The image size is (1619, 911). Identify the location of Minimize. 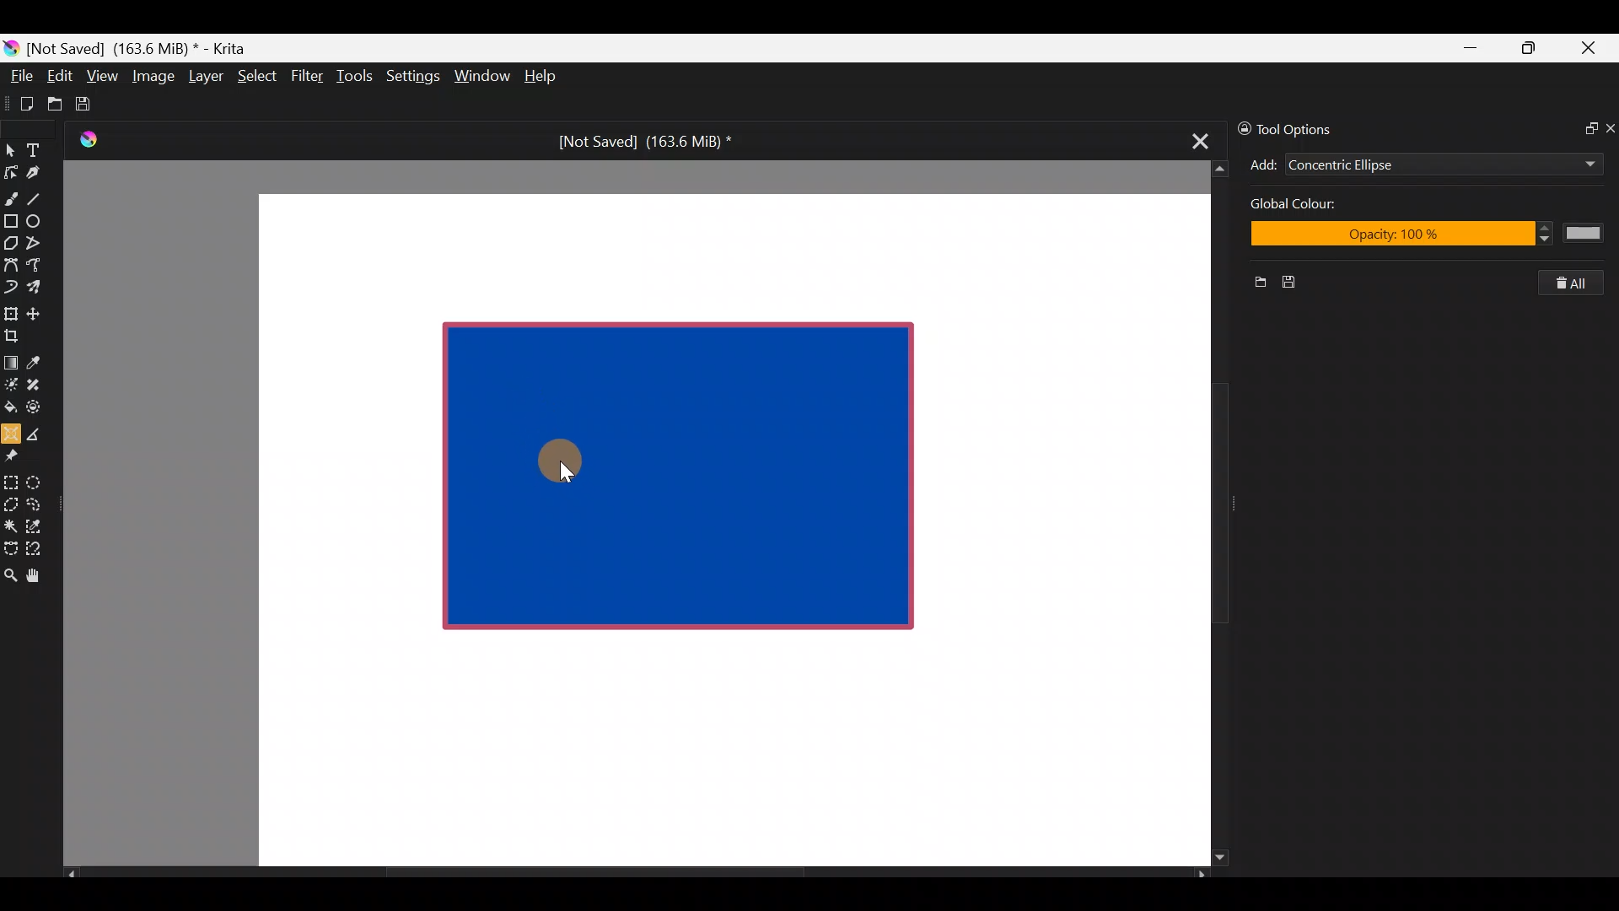
(1471, 48).